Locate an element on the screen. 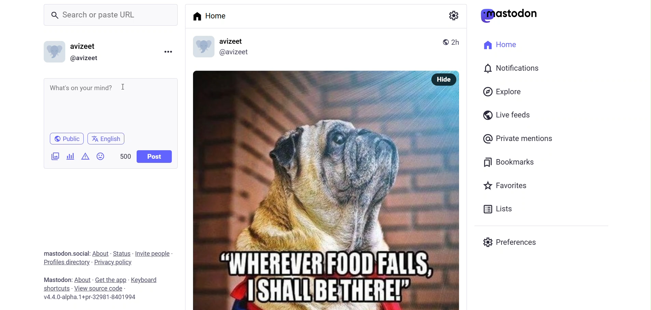 Image resolution: width=651 pixels, height=310 pixels. explore is located at coordinates (505, 94).